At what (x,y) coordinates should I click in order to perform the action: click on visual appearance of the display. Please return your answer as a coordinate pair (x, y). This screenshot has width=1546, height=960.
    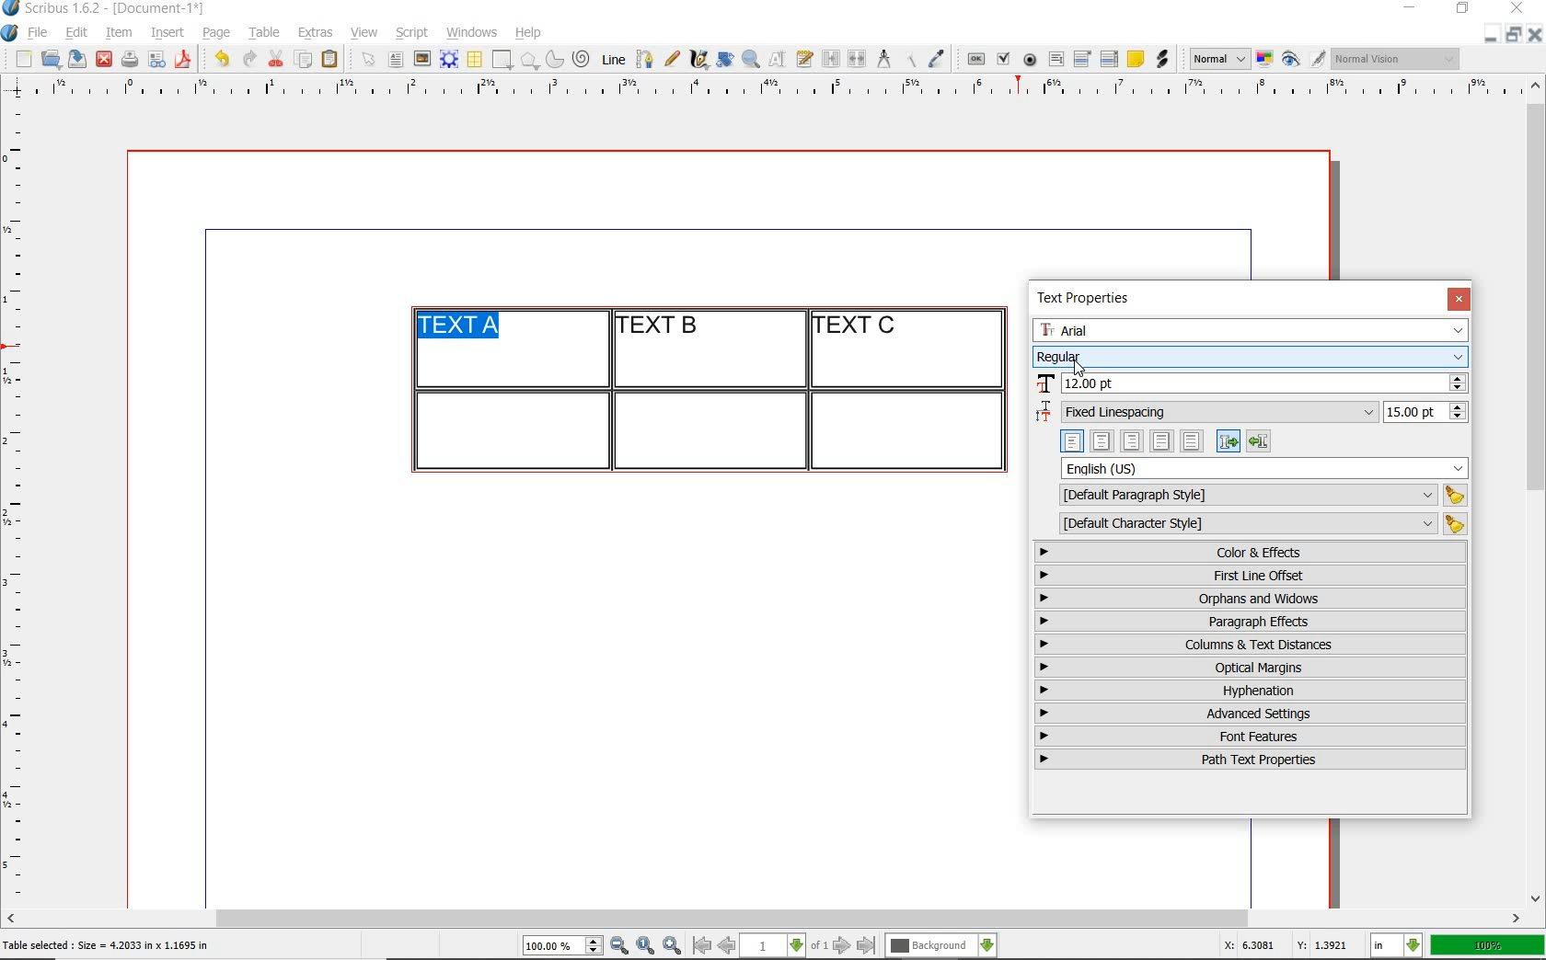
    Looking at the image, I should click on (1397, 59).